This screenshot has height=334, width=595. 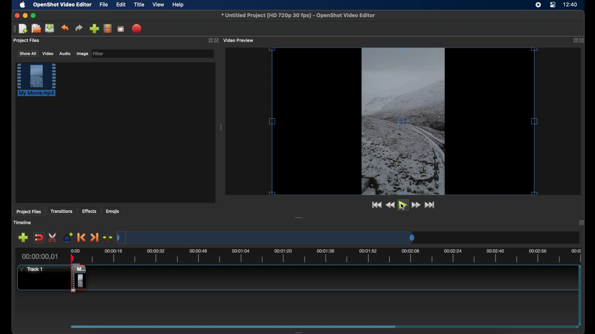 I want to click on show all, so click(x=28, y=53).